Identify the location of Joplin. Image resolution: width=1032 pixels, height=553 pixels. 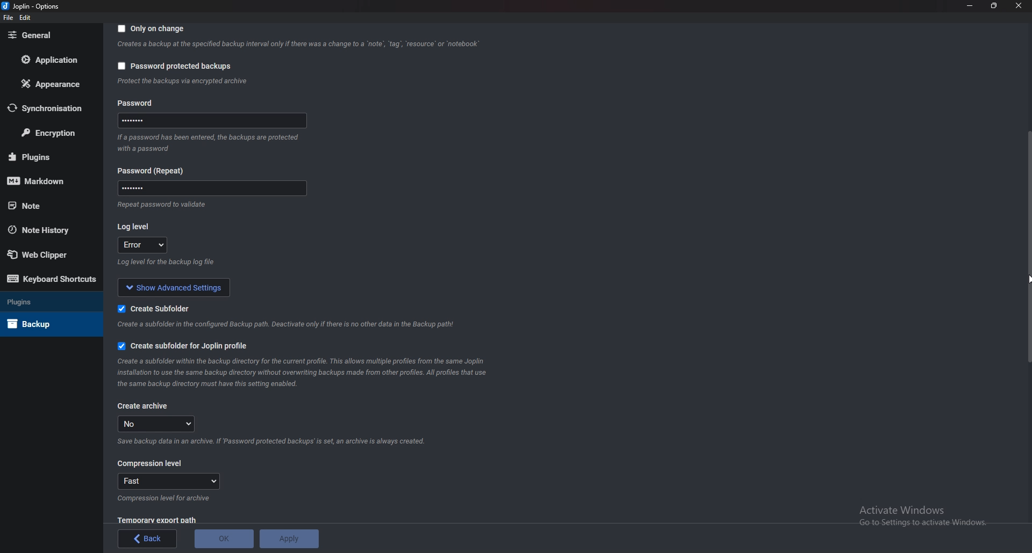
(30, 6).